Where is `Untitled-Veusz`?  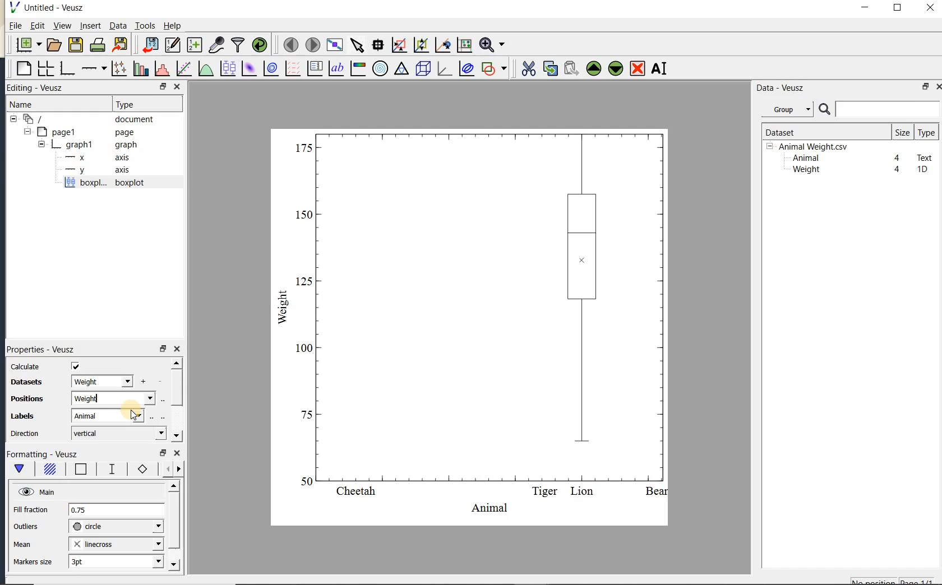
Untitled-Veusz is located at coordinates (50, 8).